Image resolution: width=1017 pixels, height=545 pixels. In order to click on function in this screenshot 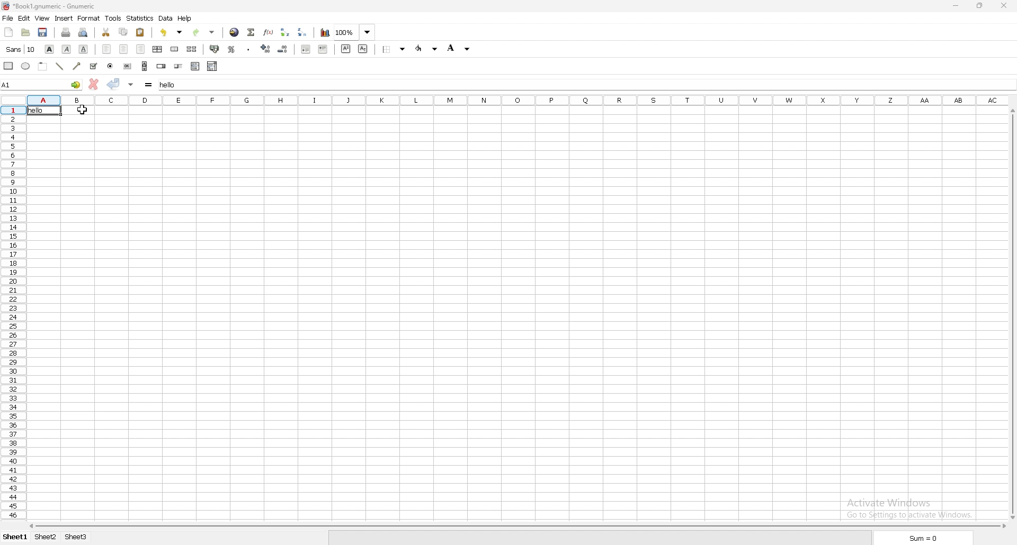, I will do `click(269, 32)`.